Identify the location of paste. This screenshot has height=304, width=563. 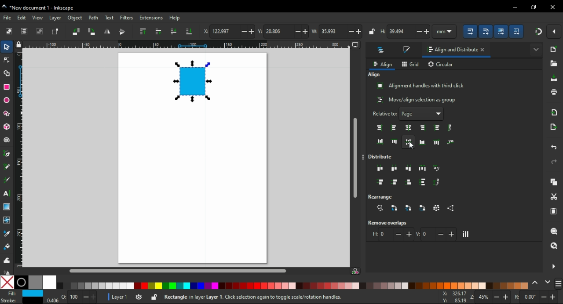
(555, 211).